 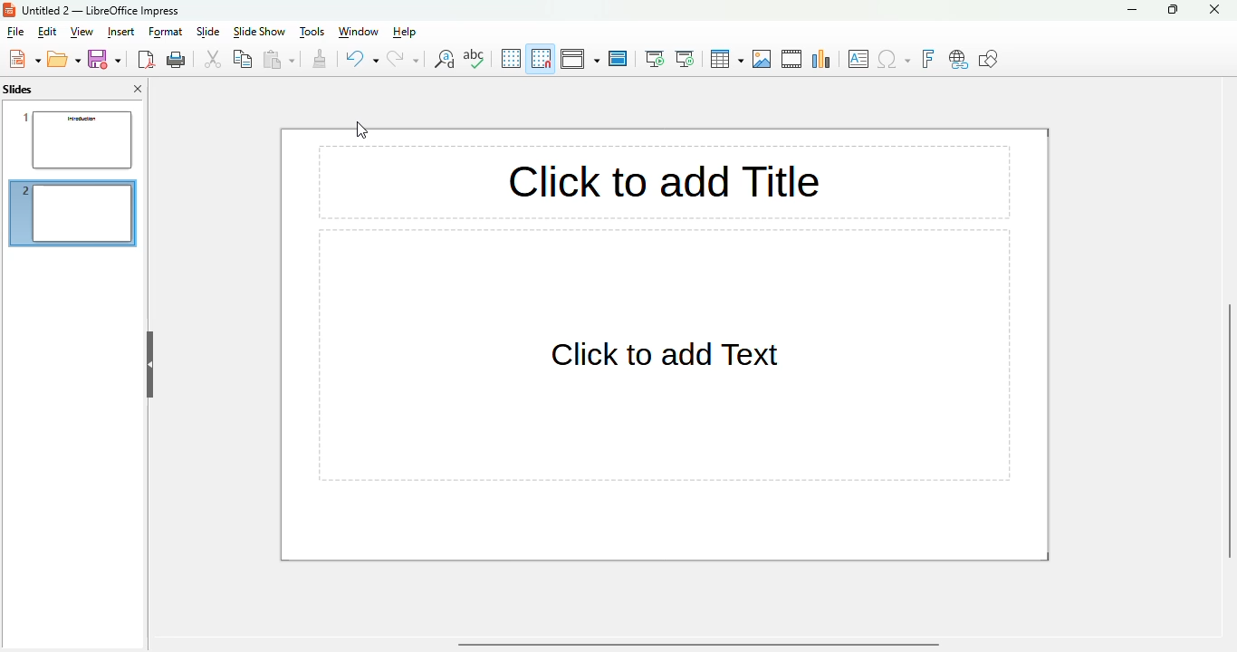 I want to click on cursor, so click(x=362, y=129).